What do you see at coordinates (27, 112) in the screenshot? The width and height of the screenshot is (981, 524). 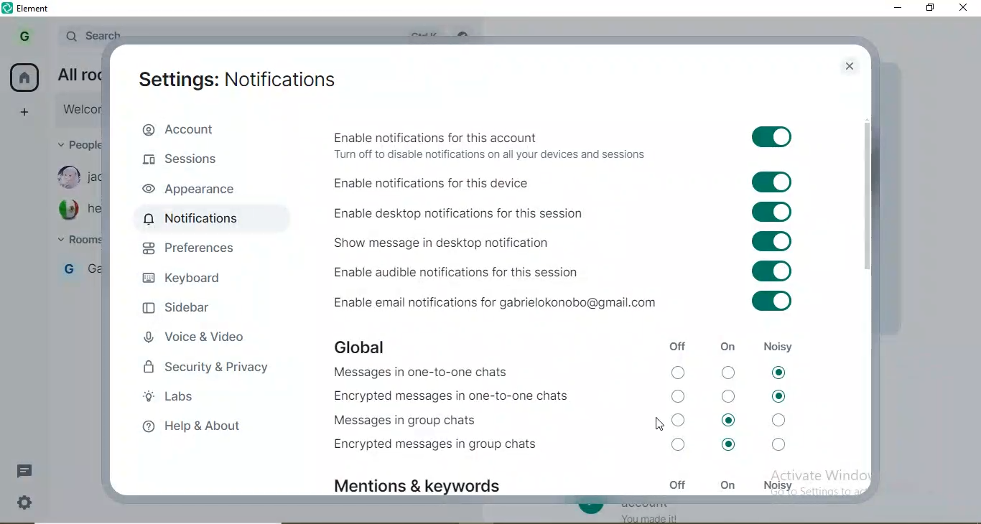 I see `add space` at bounding box center [27, 112].